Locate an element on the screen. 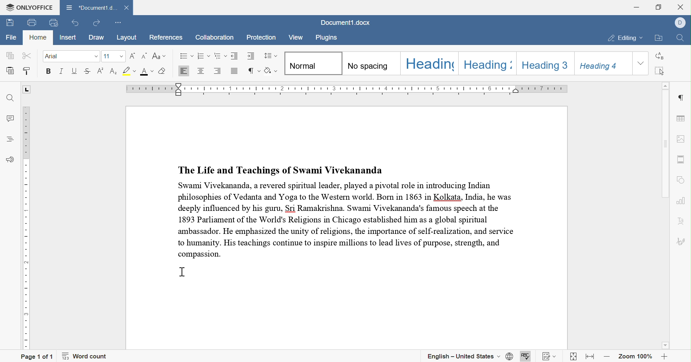 This screenshot has height=362, width=691. find is located at coordinates (682, 39).